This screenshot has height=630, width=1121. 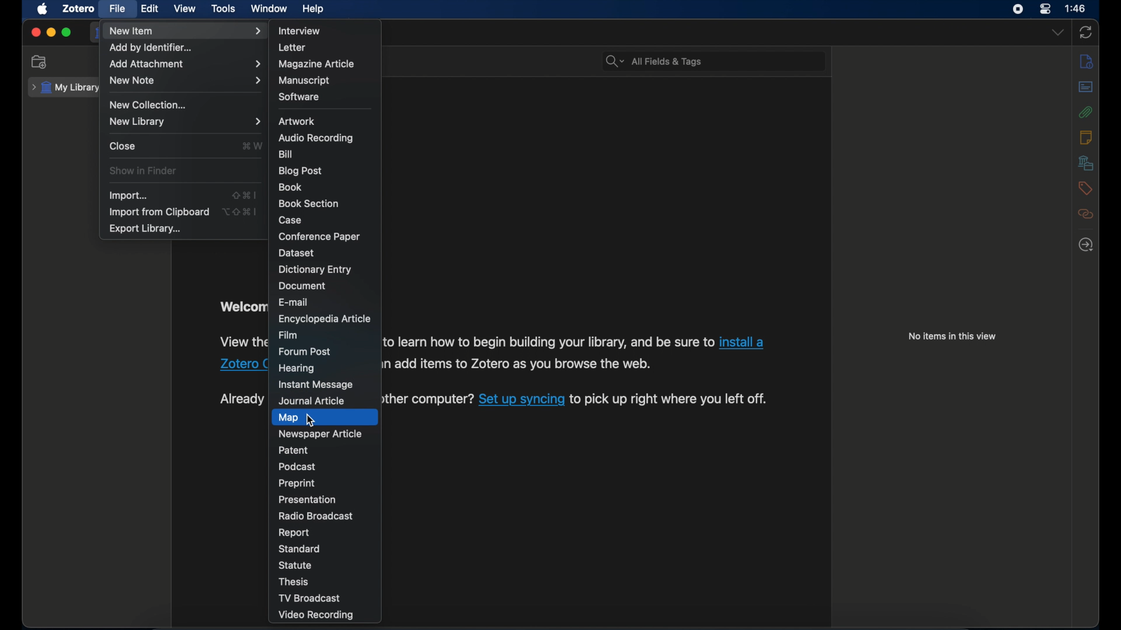 What do you see at coordinates (297, 253) in the screenshot?
I see `dataset` at bounding box center [297, 253].